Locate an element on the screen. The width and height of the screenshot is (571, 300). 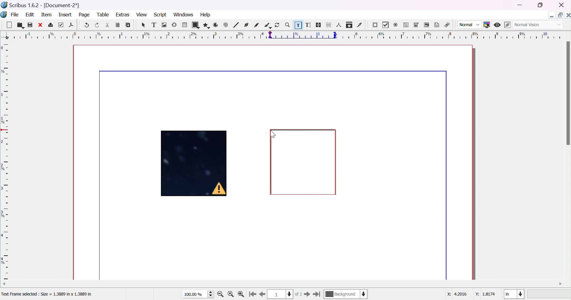
measurements is located at coordinates (339, 25).